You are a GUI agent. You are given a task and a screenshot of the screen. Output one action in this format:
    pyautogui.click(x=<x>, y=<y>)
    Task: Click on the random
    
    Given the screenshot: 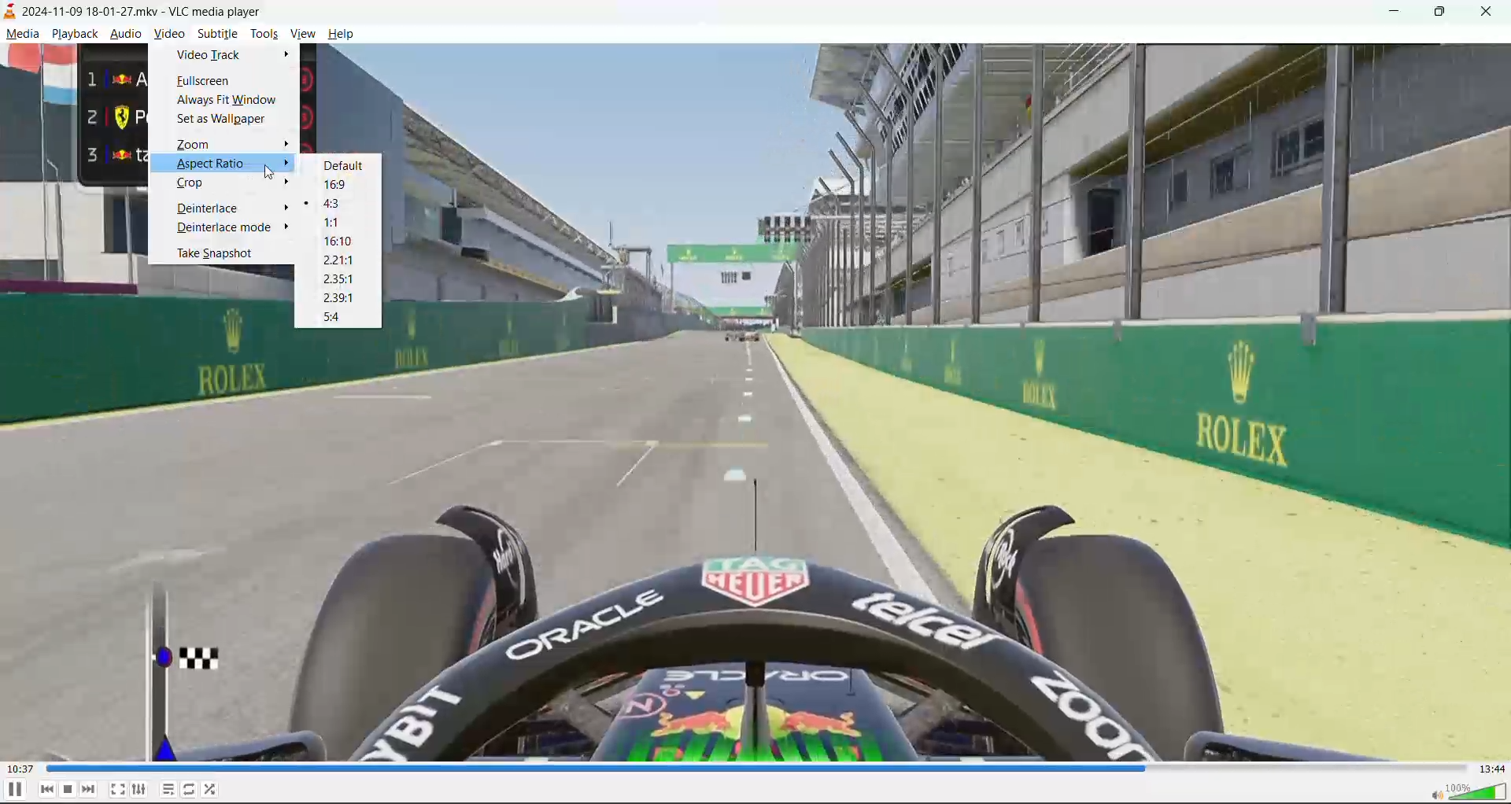 What is the action you would take?
    pyautogui.click(x=216, y=791)
    